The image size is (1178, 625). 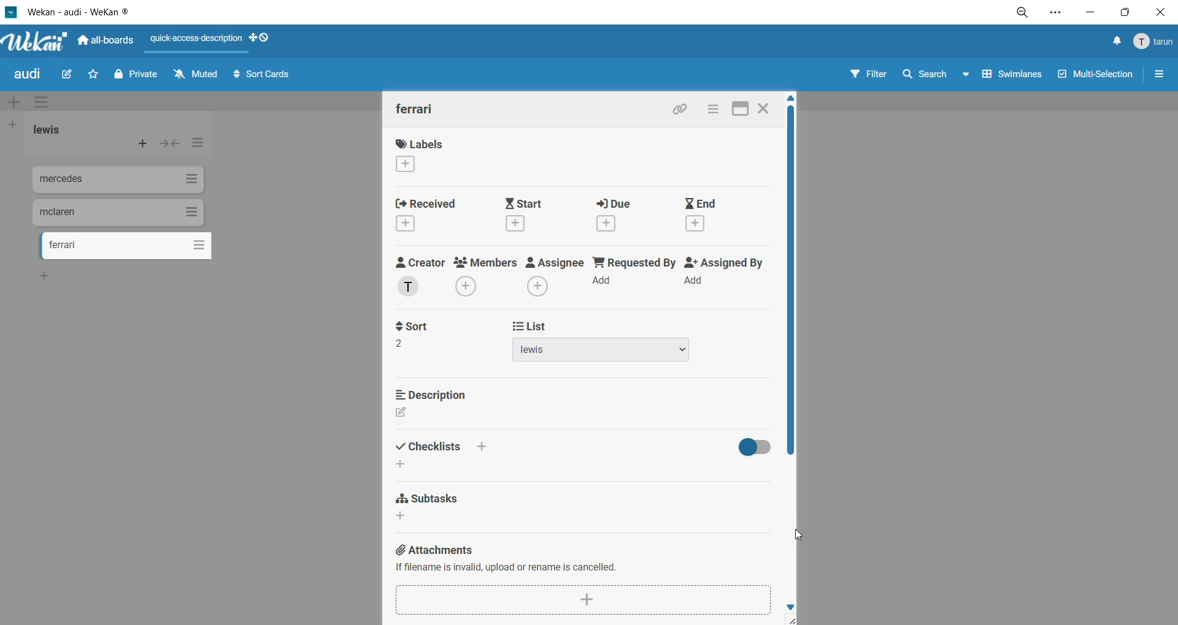 I want to click on creator, so click(x=422, y=276).